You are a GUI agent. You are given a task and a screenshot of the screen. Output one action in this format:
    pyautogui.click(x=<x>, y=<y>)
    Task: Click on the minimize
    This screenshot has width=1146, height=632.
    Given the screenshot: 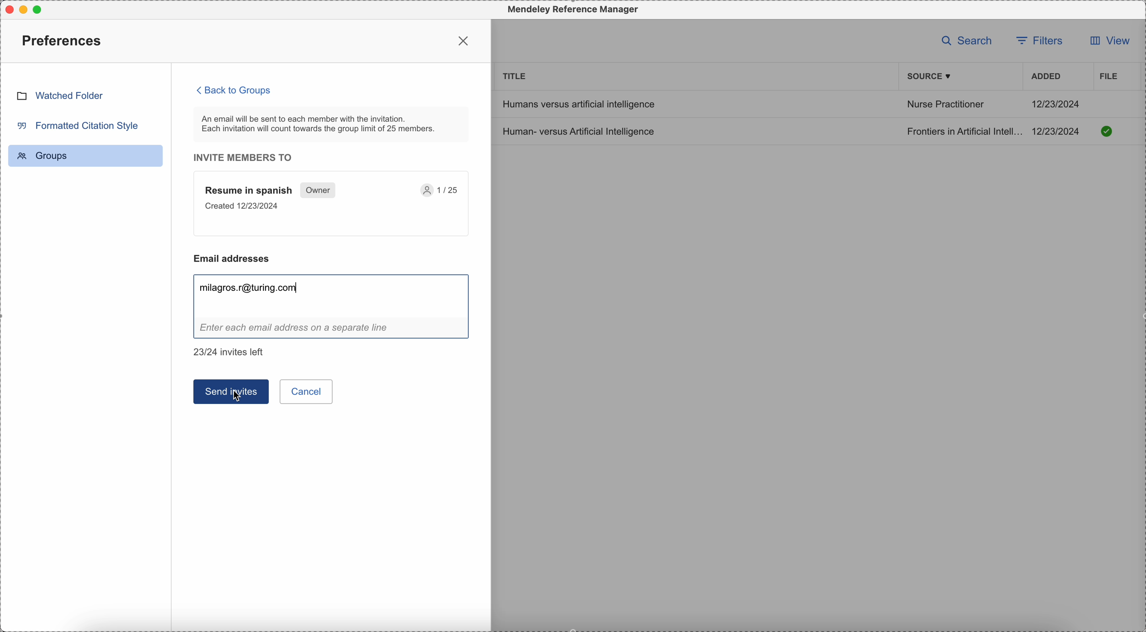 What is the action you would take?
    pyautogui.click(x=25, y=9)
    